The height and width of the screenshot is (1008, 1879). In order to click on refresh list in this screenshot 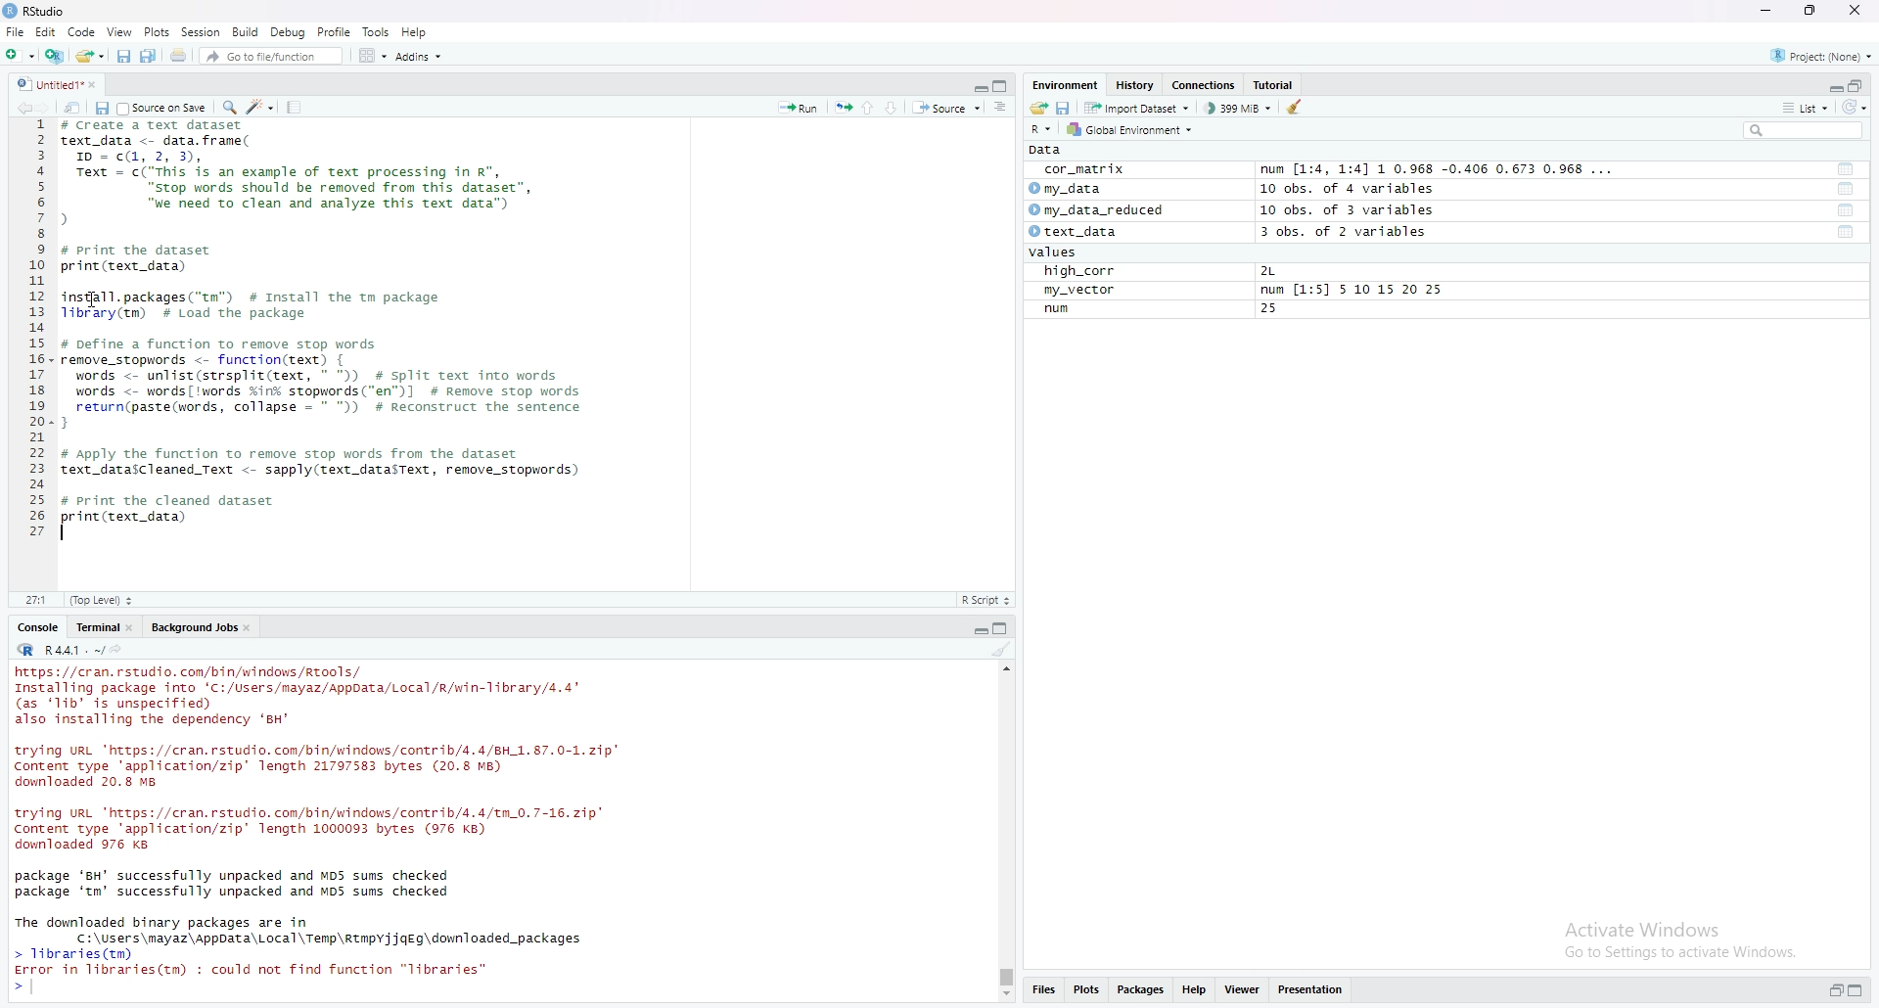, I will do `click(1856, 108)`.